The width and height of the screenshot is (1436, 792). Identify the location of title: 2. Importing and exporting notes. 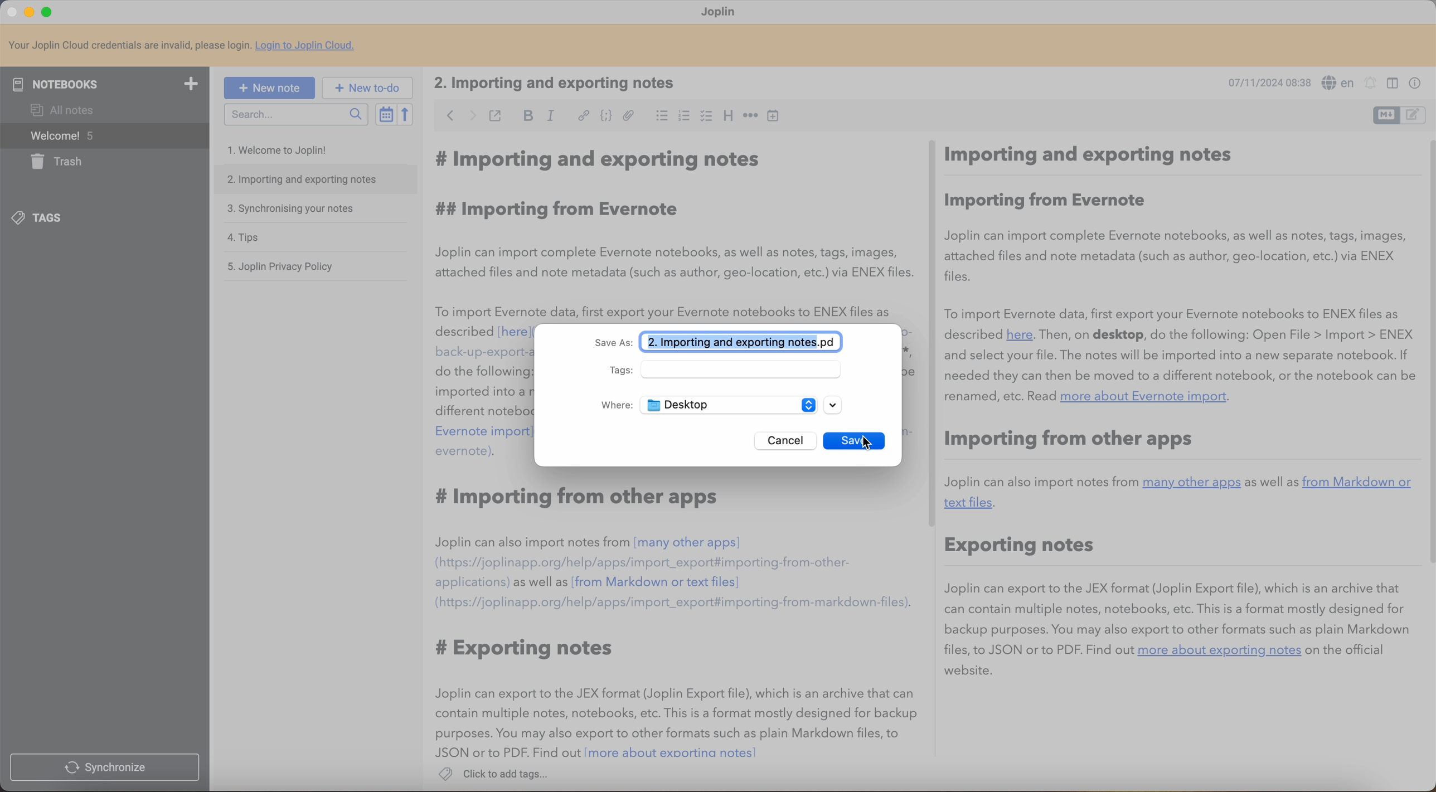
(564, 83).